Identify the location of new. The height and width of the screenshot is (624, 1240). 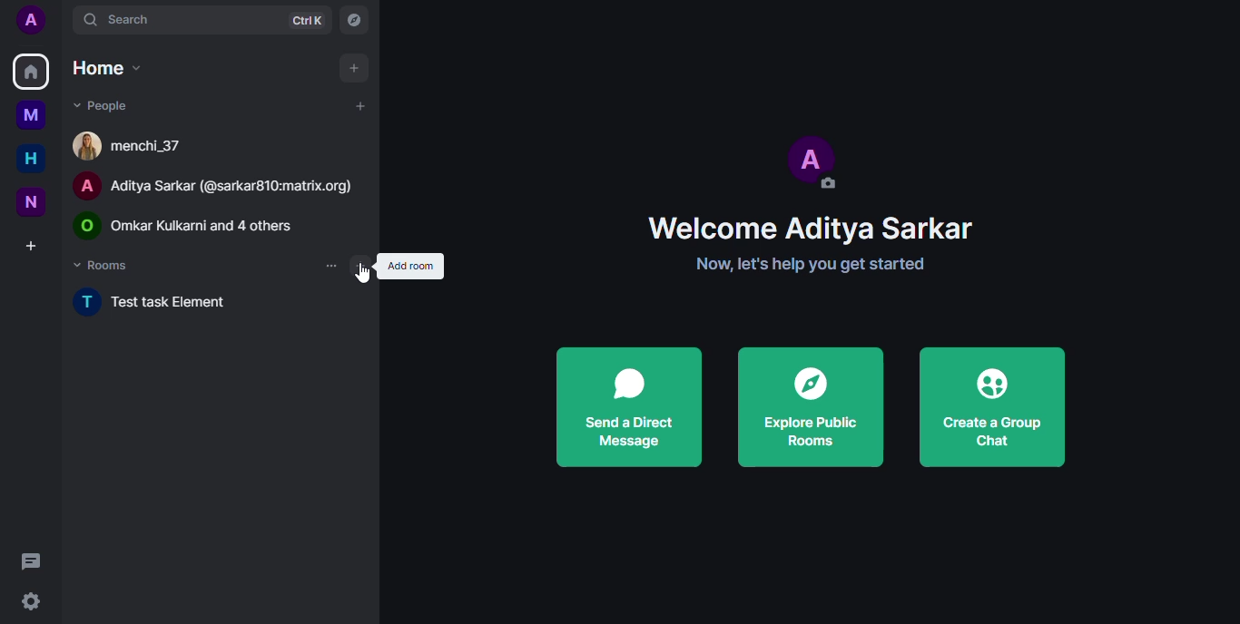
(28, 200).